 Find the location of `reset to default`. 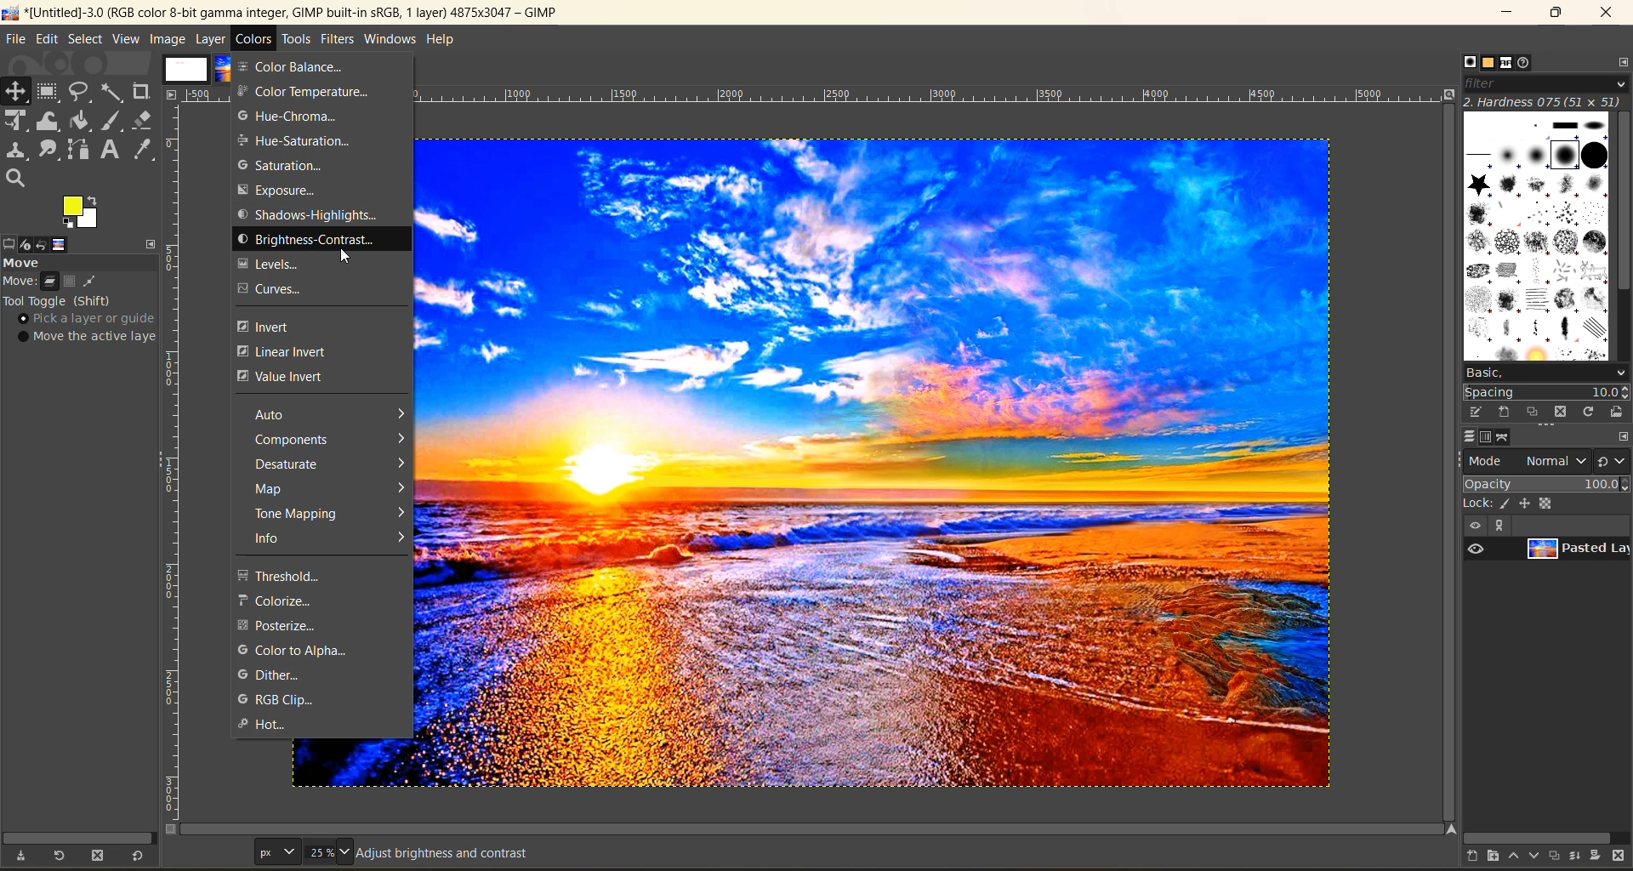

reset to default is located at coordinates (138, 855).